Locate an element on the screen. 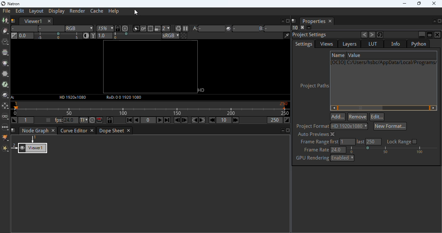  curve editor is located at coordinates (73, 131).